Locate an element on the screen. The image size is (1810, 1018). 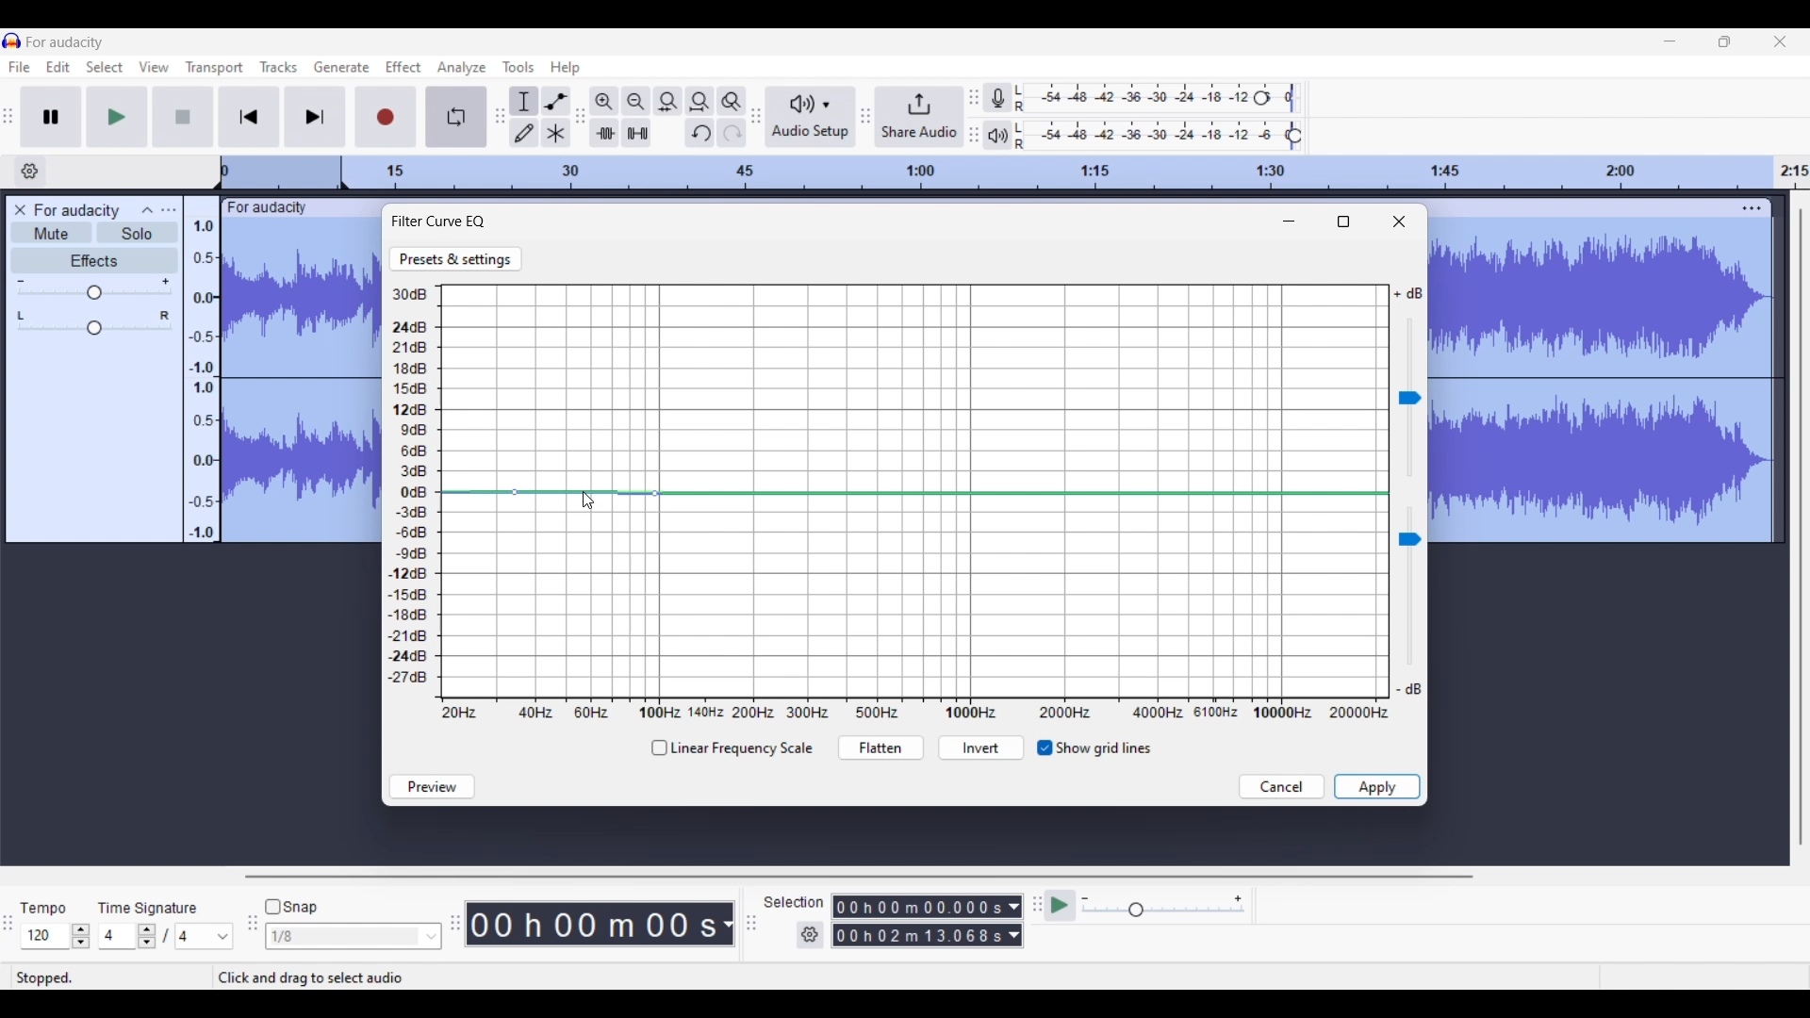
Track selected is located at coordinates (302, 382).